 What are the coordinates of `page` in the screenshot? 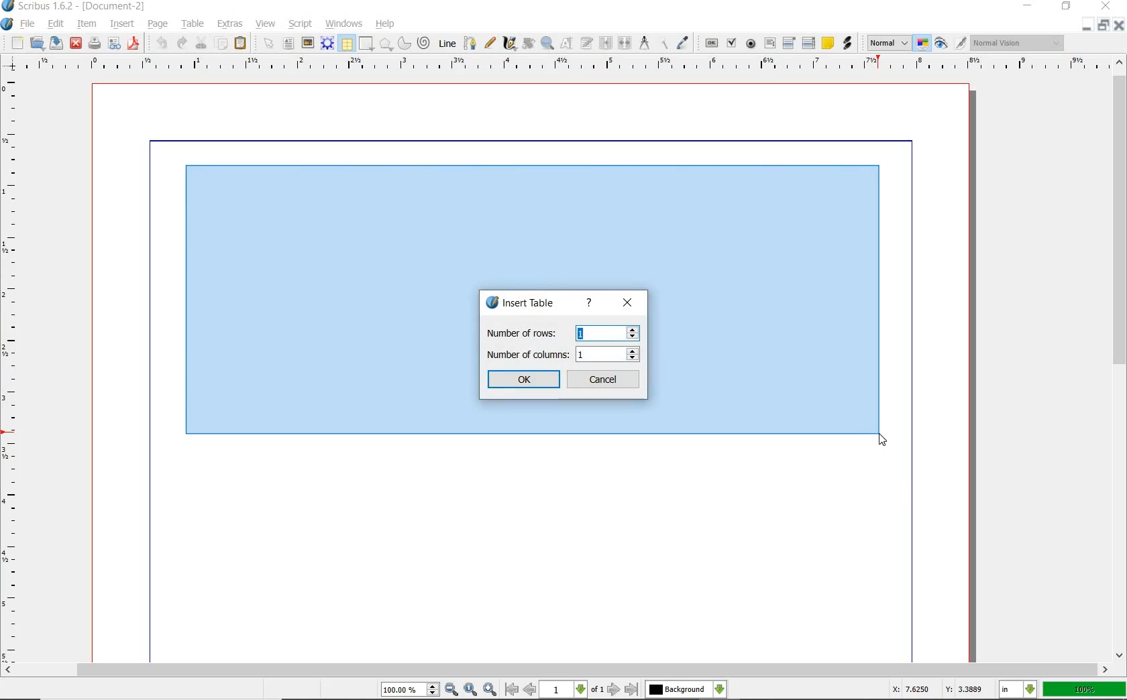 It's located at (160, 25).